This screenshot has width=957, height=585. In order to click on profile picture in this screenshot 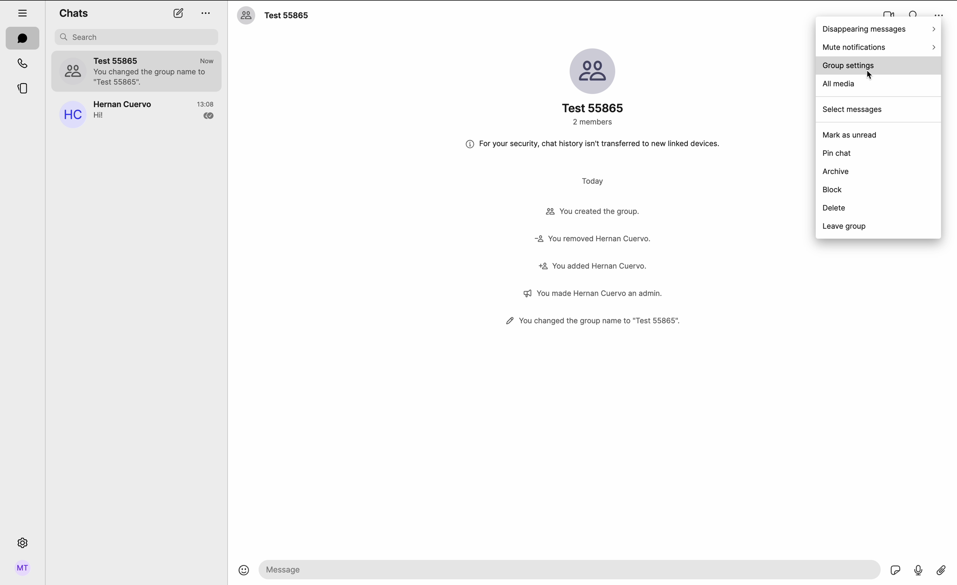, I will do `click(71, 116)`.